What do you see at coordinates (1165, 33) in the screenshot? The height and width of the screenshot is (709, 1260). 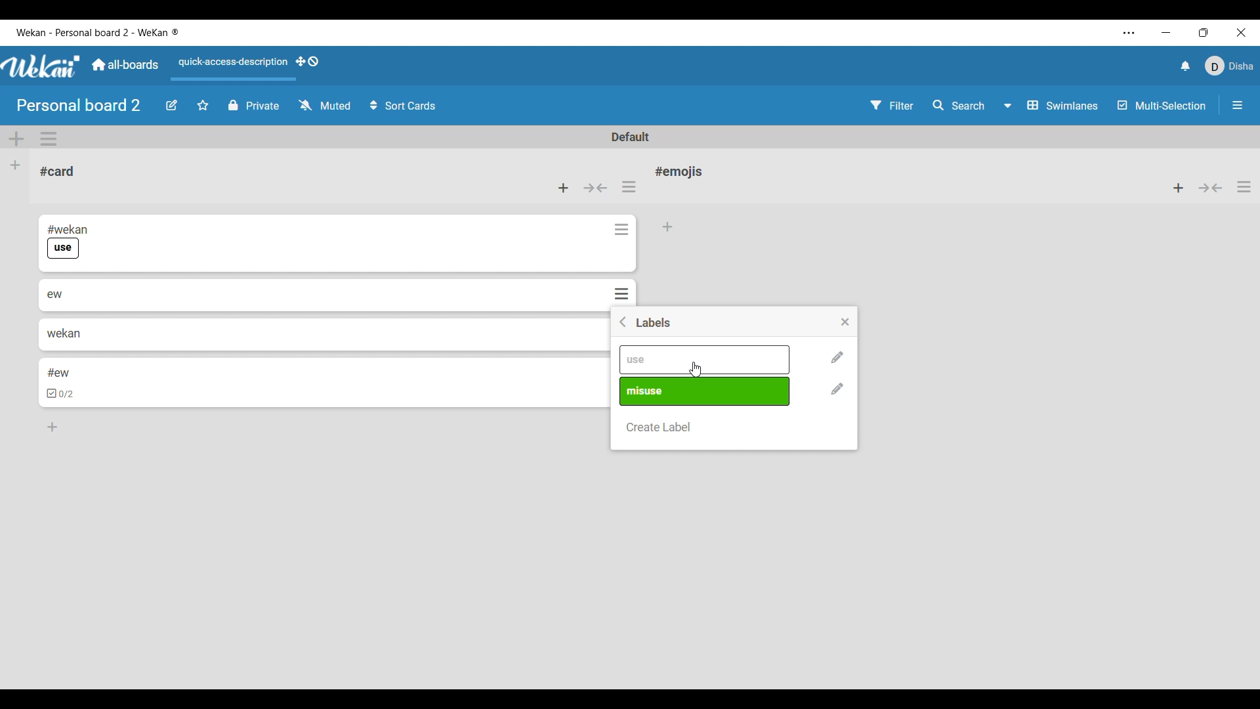 I see `Minimize` at bounding box center [1165, 33].